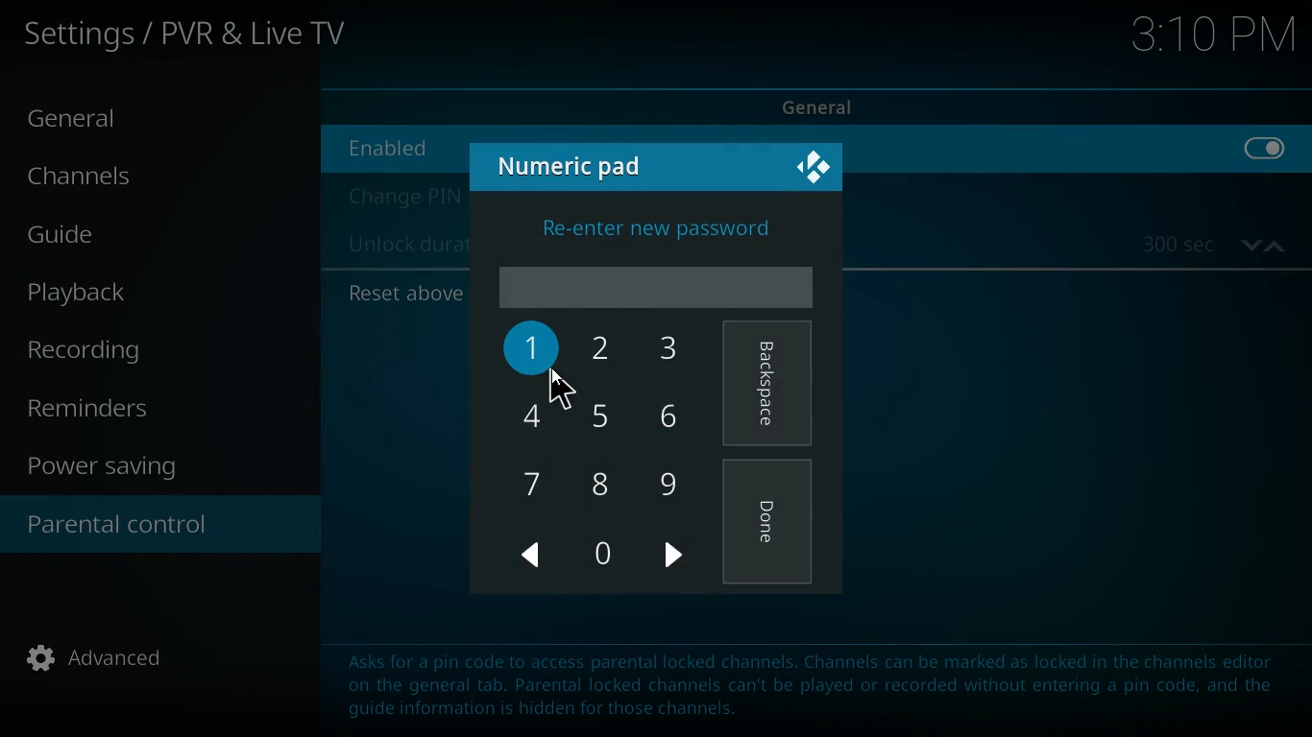 Image resolution: width=1312 pixels, height=737 pixels. I want to click on password, so click(662, 286).